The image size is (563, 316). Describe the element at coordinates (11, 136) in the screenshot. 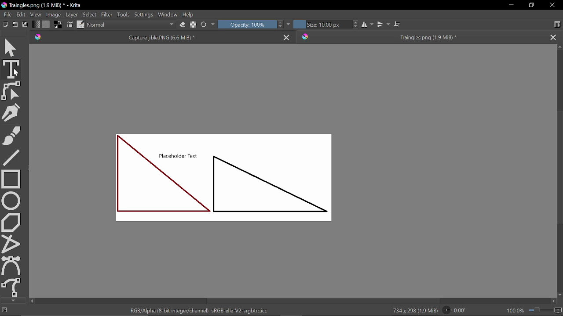

I see `Freehand brush` at that location.